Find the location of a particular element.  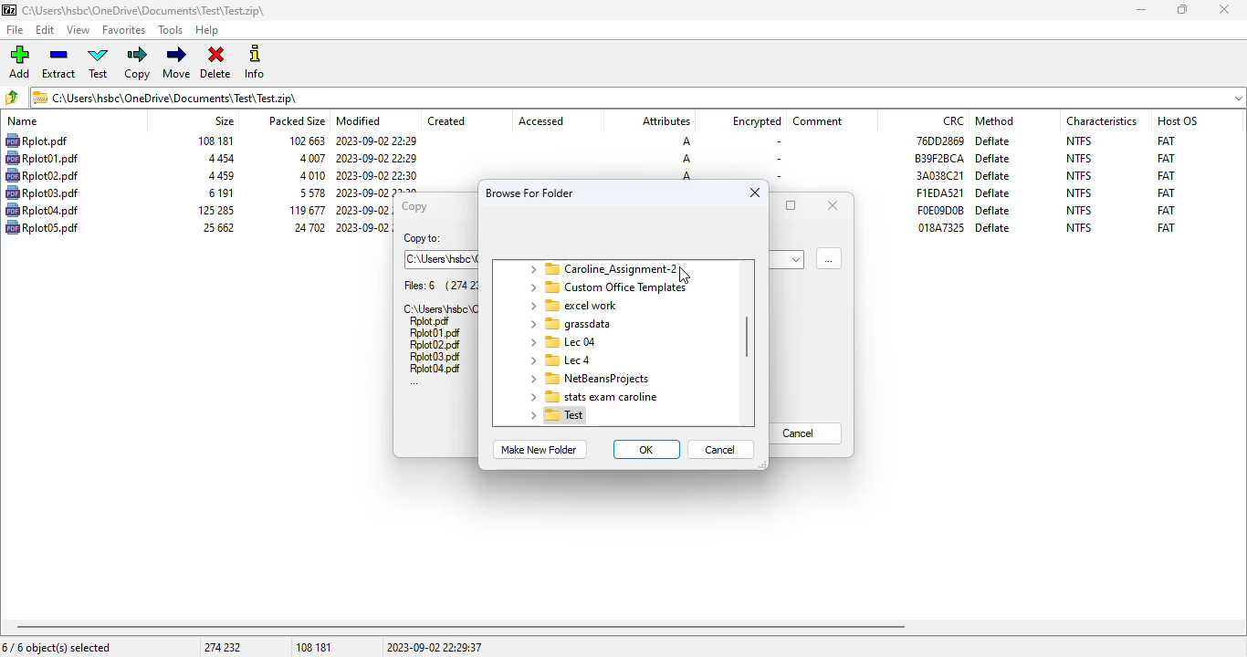

files: 6 (274 232 bytes) is located at coordinates (440, 286).